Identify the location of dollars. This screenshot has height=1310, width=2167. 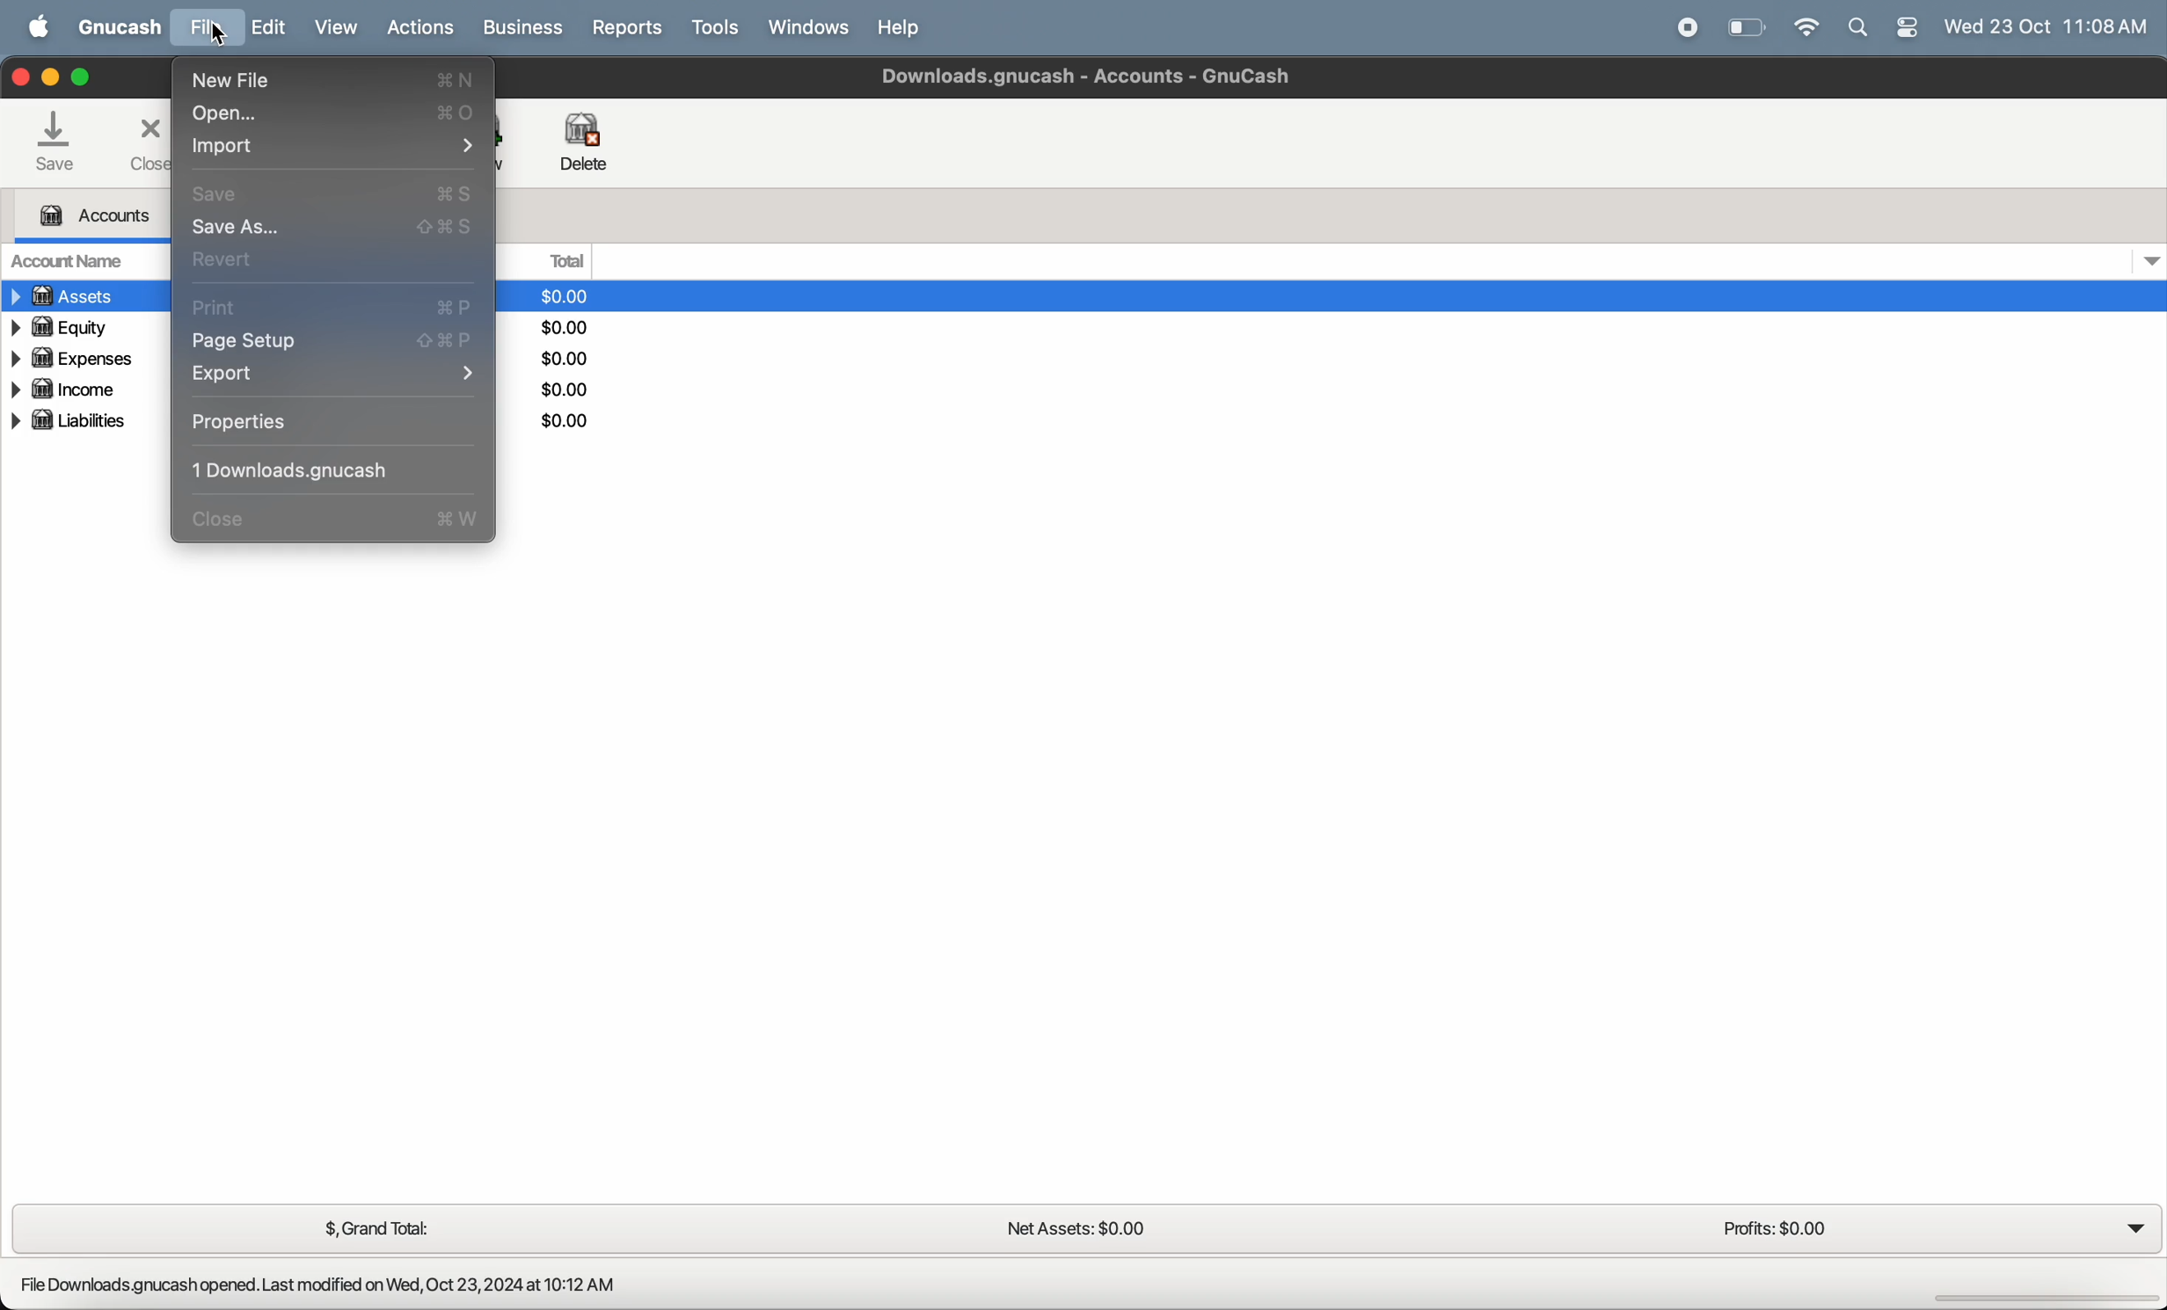
(563, 330).